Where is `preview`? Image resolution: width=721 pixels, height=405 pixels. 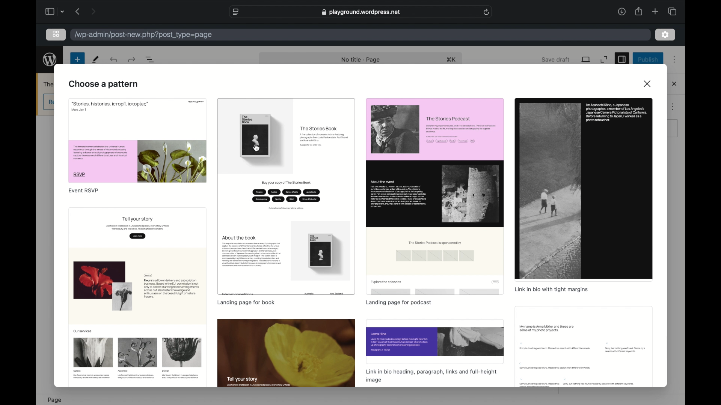 preview is located at coordinates (137, 297).